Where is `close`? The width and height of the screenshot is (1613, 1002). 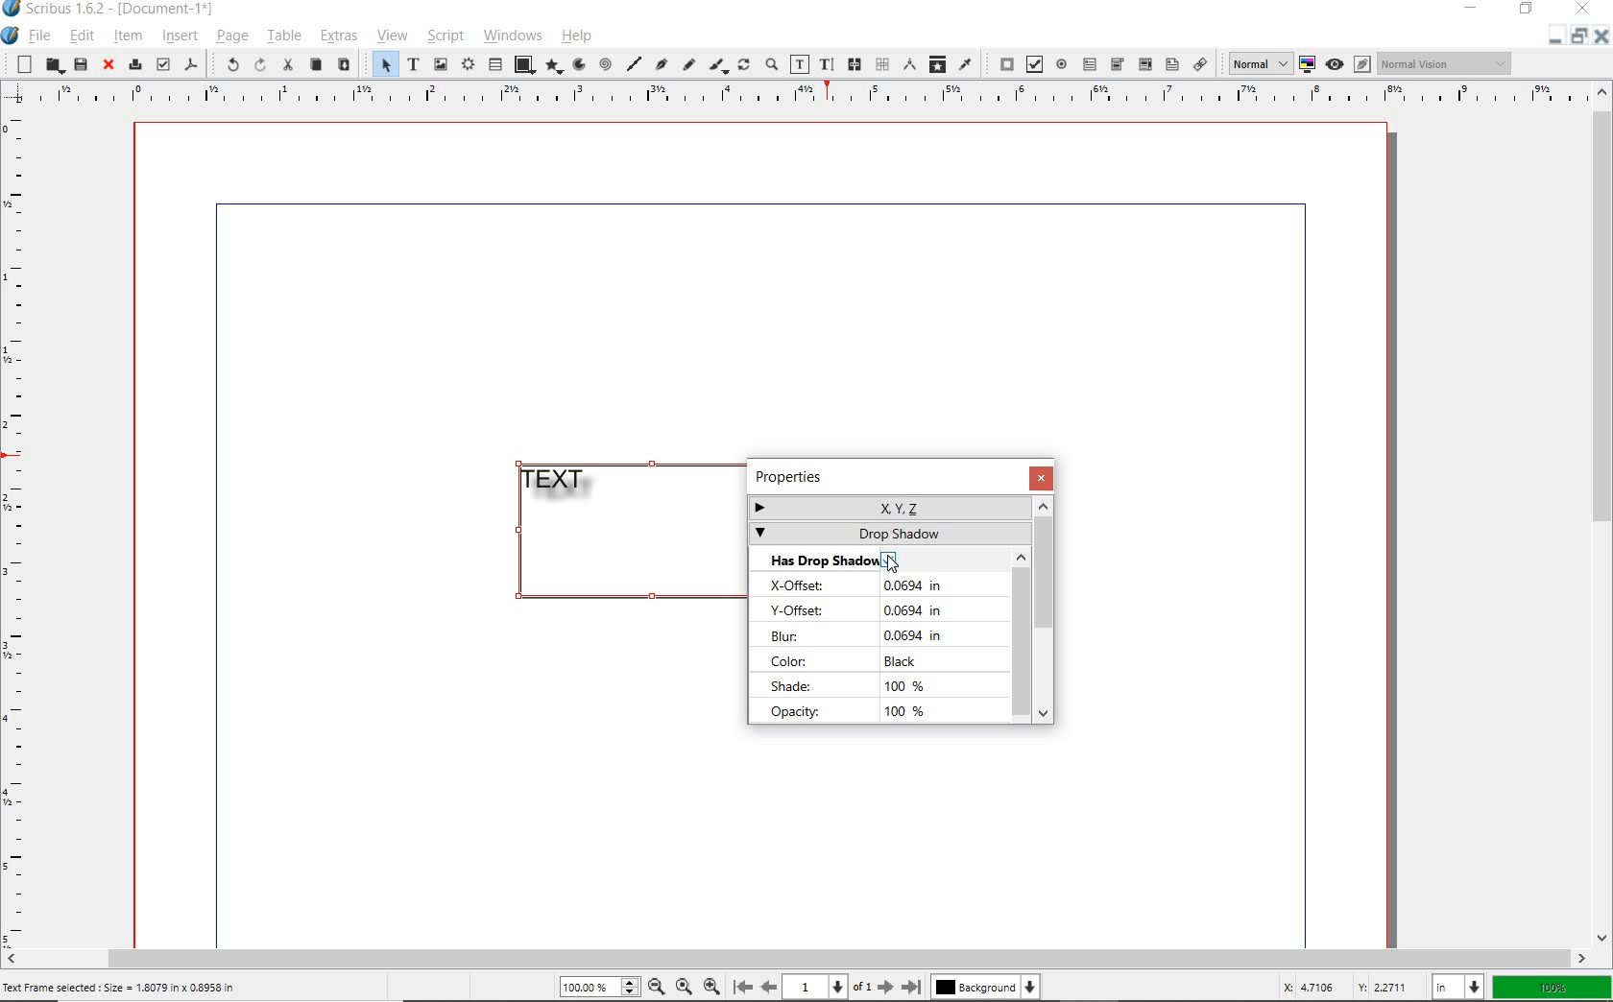
close is located at coordinates (108, 65).